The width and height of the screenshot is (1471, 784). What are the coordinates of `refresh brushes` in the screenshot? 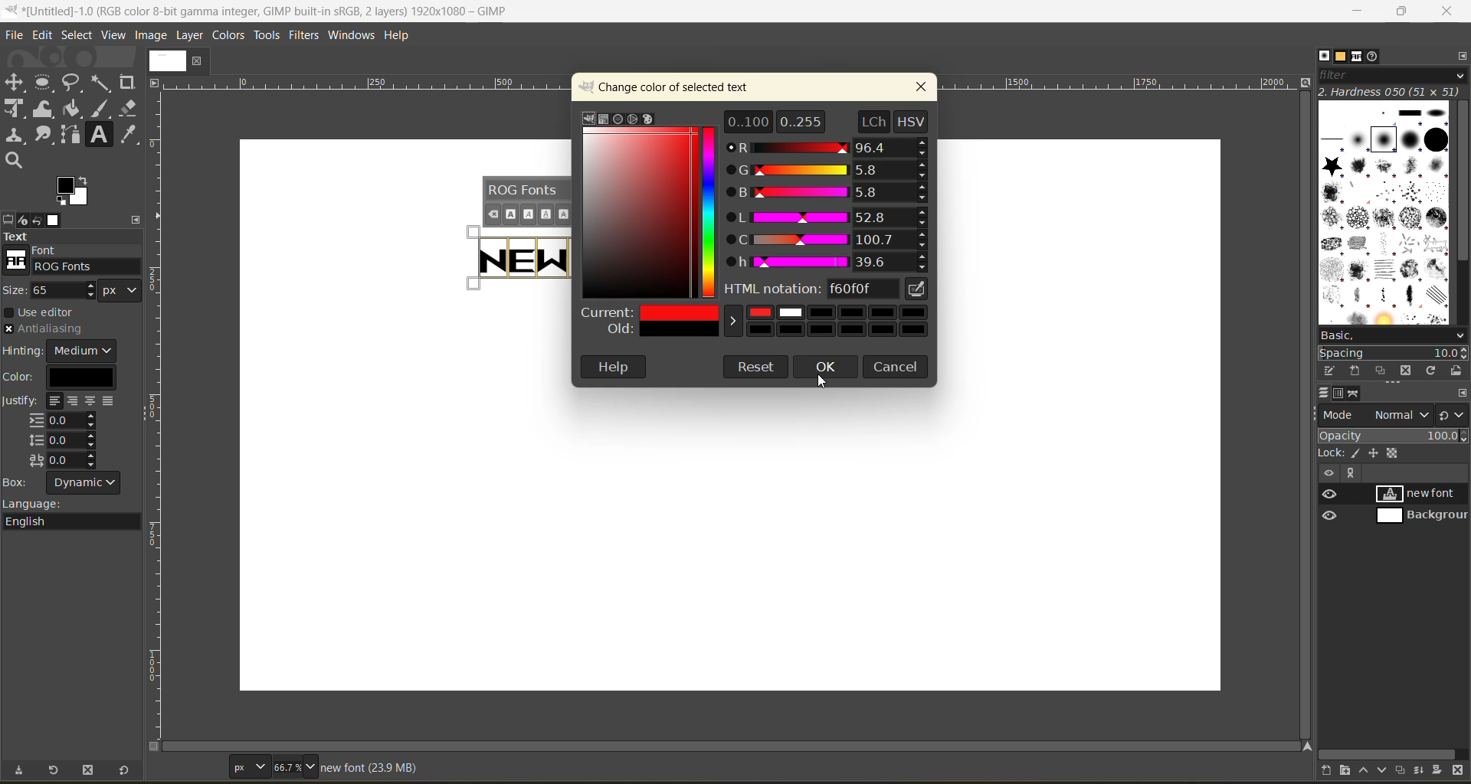 It's located at (1433, 372).